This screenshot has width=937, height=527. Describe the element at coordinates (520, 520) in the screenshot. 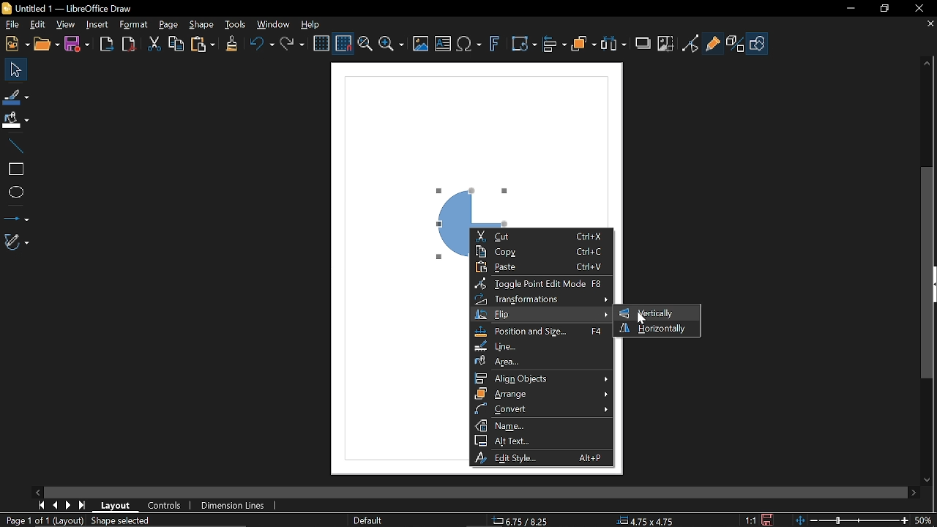

I see `6.75/8.25(Cursor Position)` at that location.